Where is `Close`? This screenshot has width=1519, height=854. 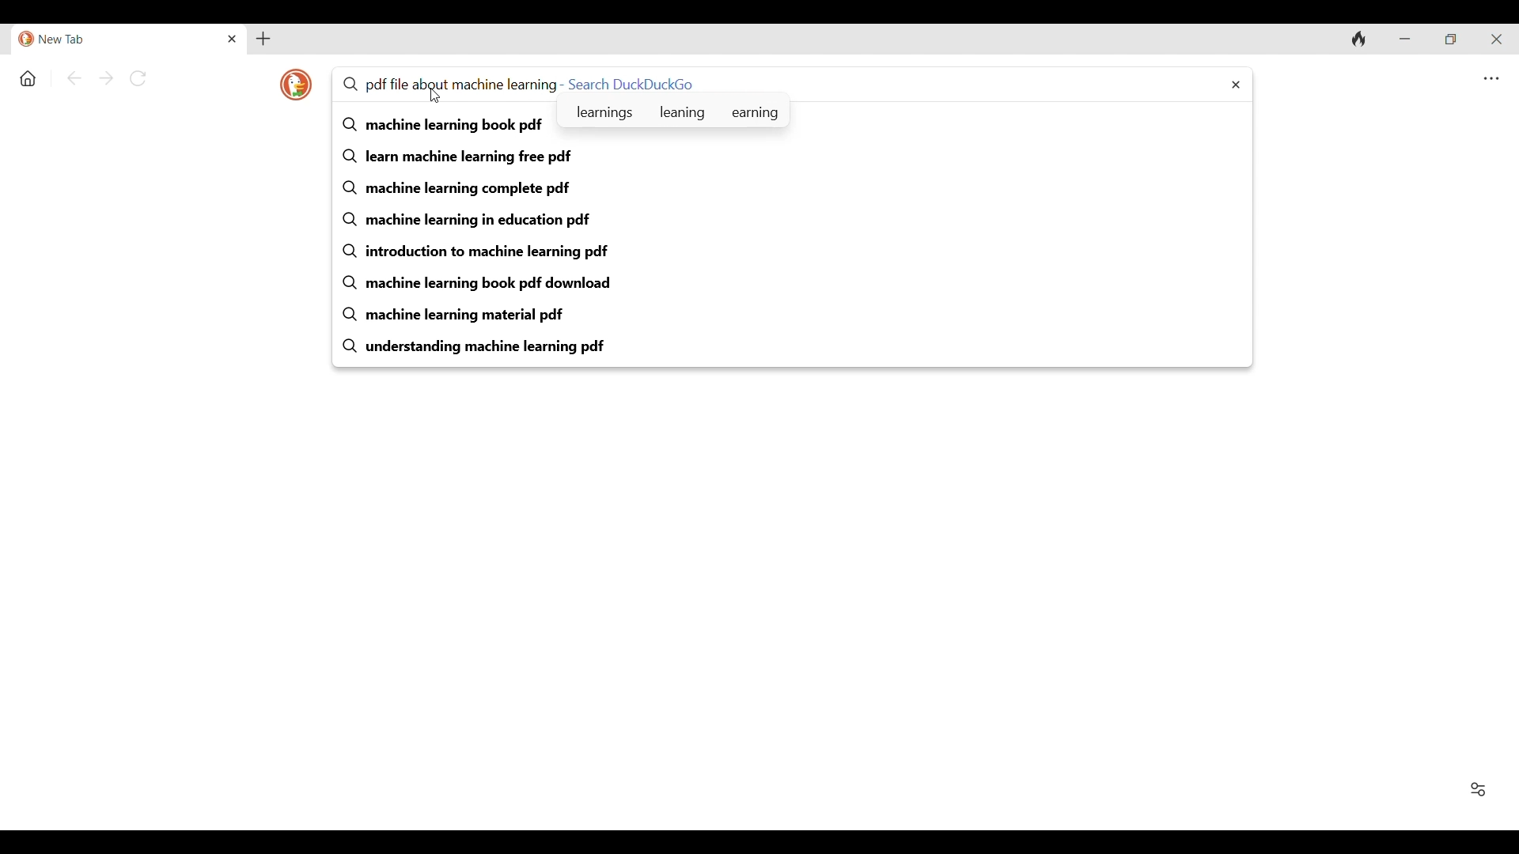
Close is located at coordinates (233, 39).